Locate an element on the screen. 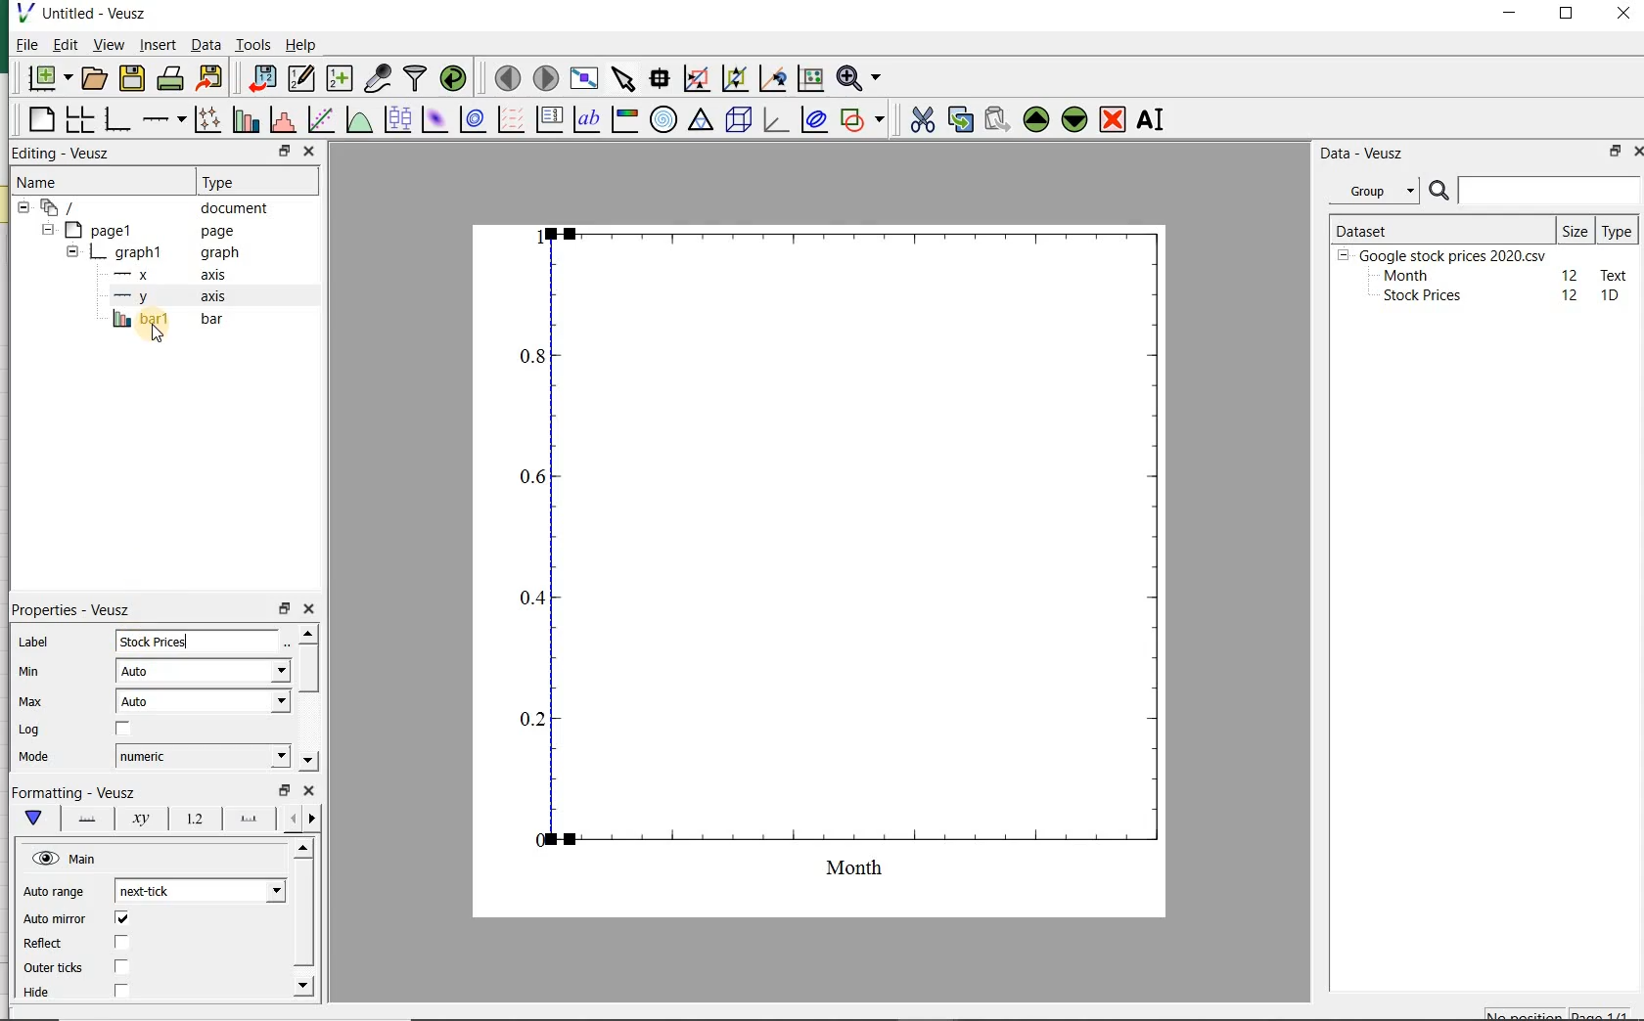 This screenshot has height=1021, width=1644. plot a vector field is located at coordinates (508, 121).